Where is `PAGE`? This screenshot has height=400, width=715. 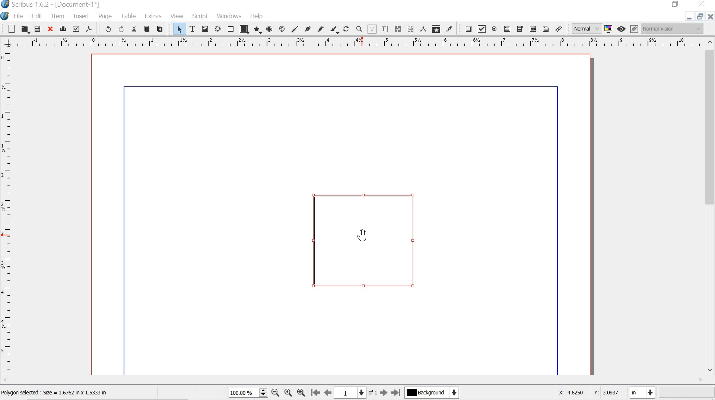
PAGE is located at coordinates (106, 16).